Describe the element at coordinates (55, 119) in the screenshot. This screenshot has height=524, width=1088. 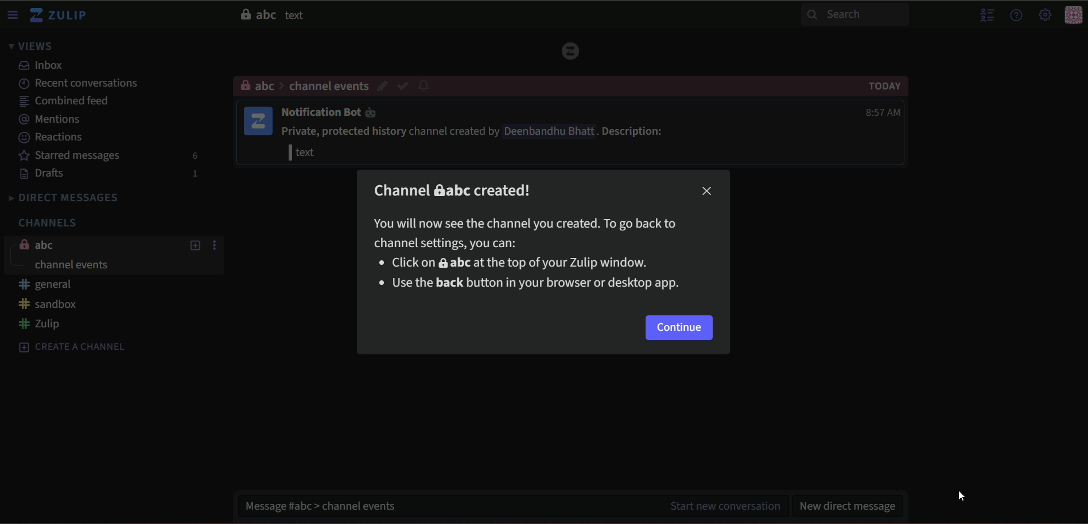
I see `mentions` at that location.